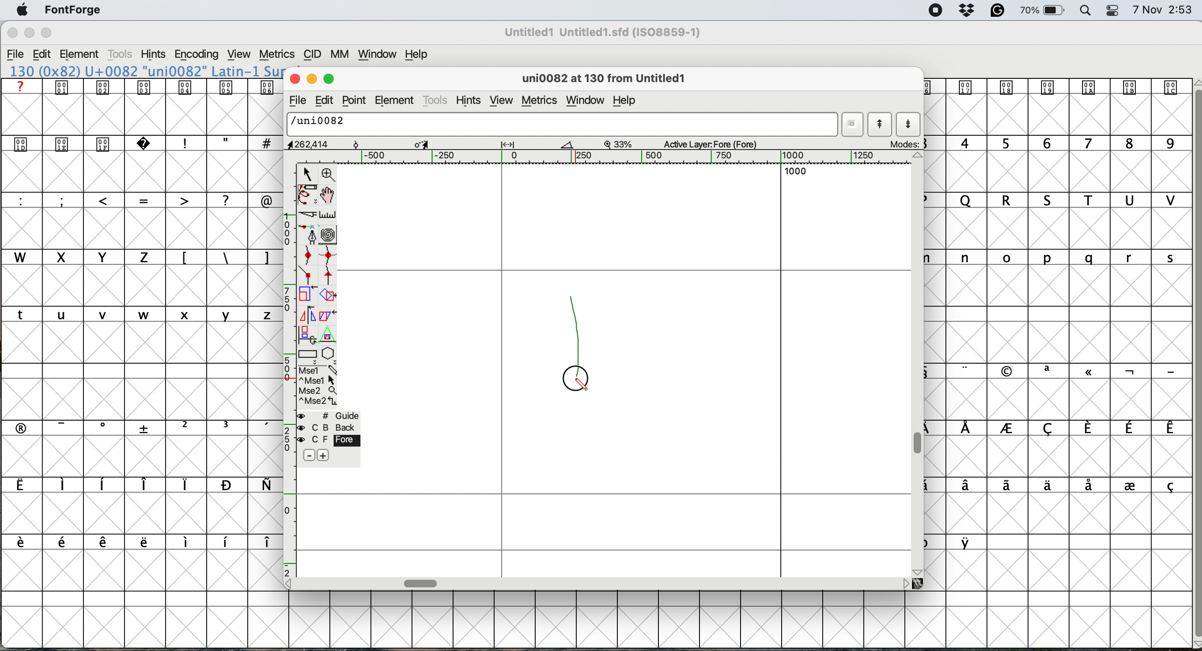  I want to click on add, so click(323, 454).